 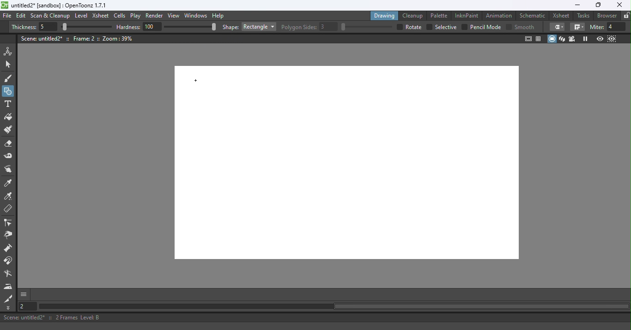 What do you see at coordinates (597, 6) in the screenshot?
I see `Maximize` at bounding box center [597, 6].